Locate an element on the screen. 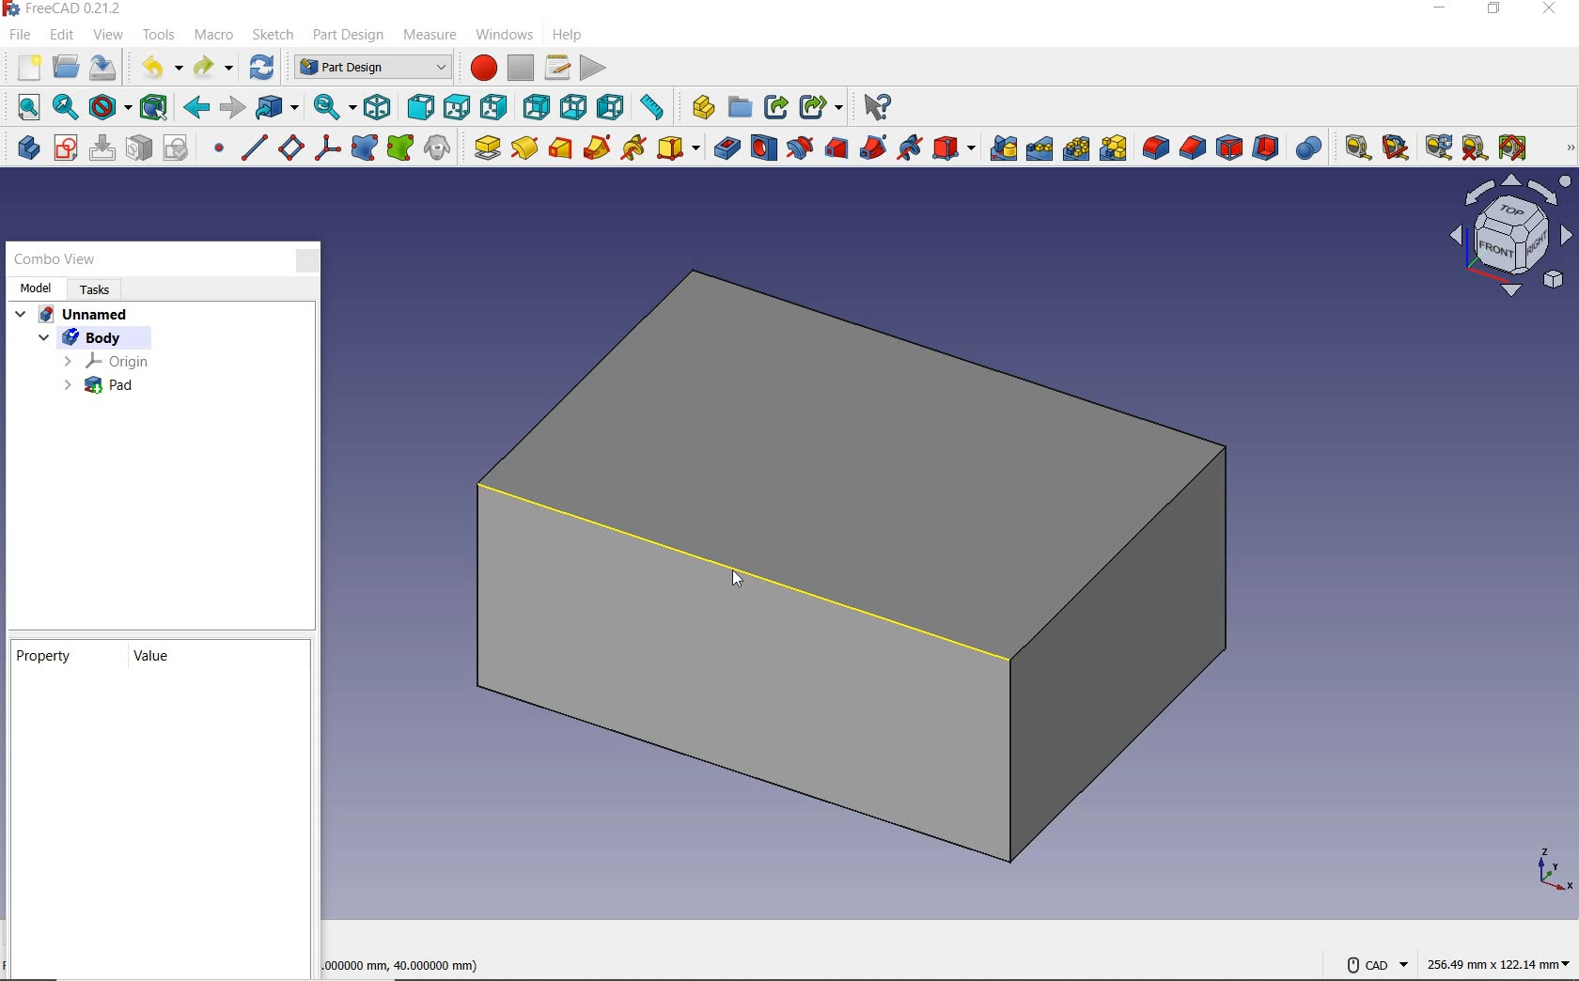 This screenshot has width=1579, height=981. create body is located at coordinates (23, 148).